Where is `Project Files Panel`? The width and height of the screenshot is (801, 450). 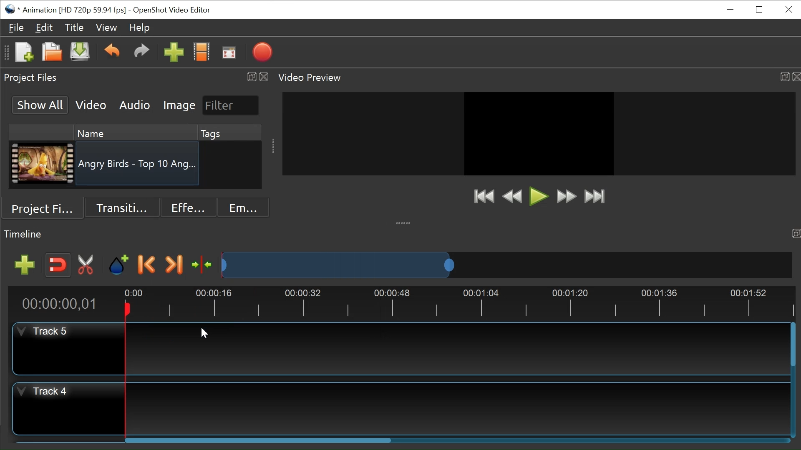 Project Files Panel is located at coordinates (32, 78).